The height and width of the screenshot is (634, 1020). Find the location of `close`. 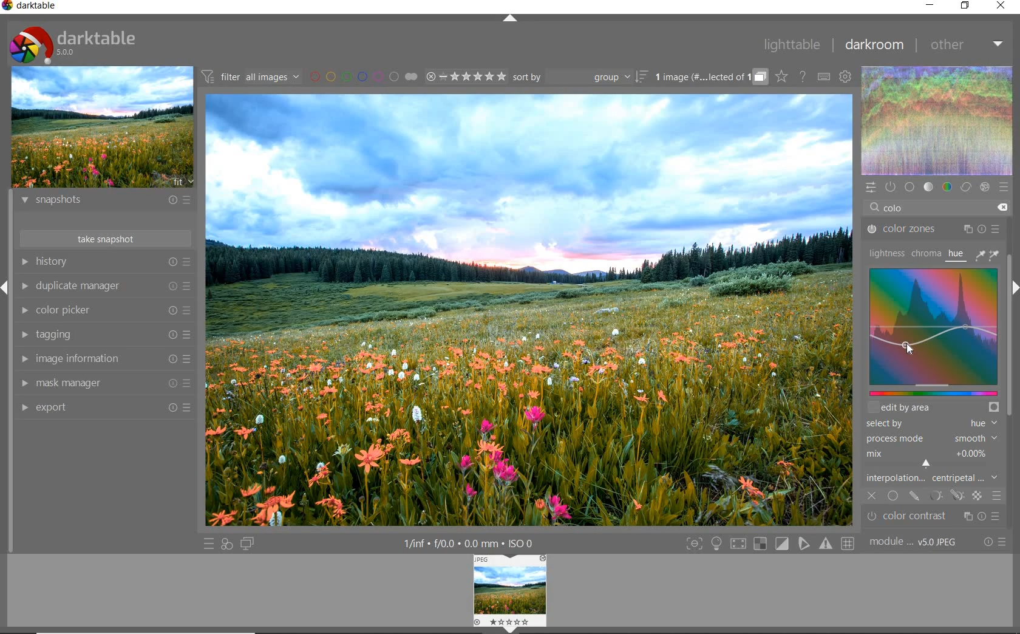

close is located at coordinates (1002, 5).